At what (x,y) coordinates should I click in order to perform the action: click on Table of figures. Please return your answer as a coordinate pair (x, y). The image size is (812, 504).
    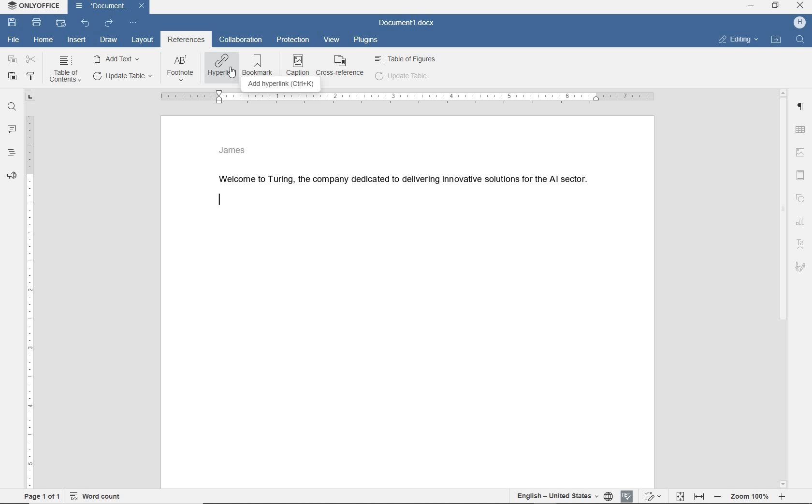
    Looking at the image, I should click on (406, 58).